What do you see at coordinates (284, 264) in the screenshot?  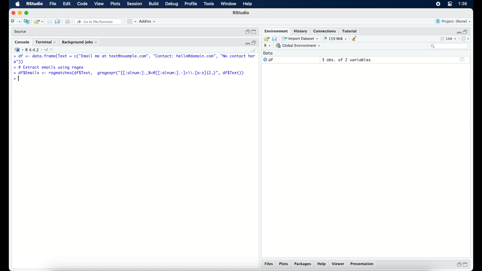 I see `plots` at bounding box center [284, 264].